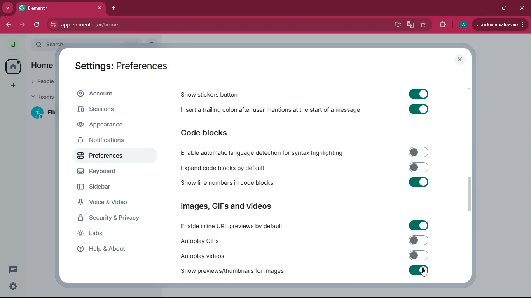  What do you see at coordinates (505, 9) in the screenshot?
I see `maximize` at bounding box center [505, 9].